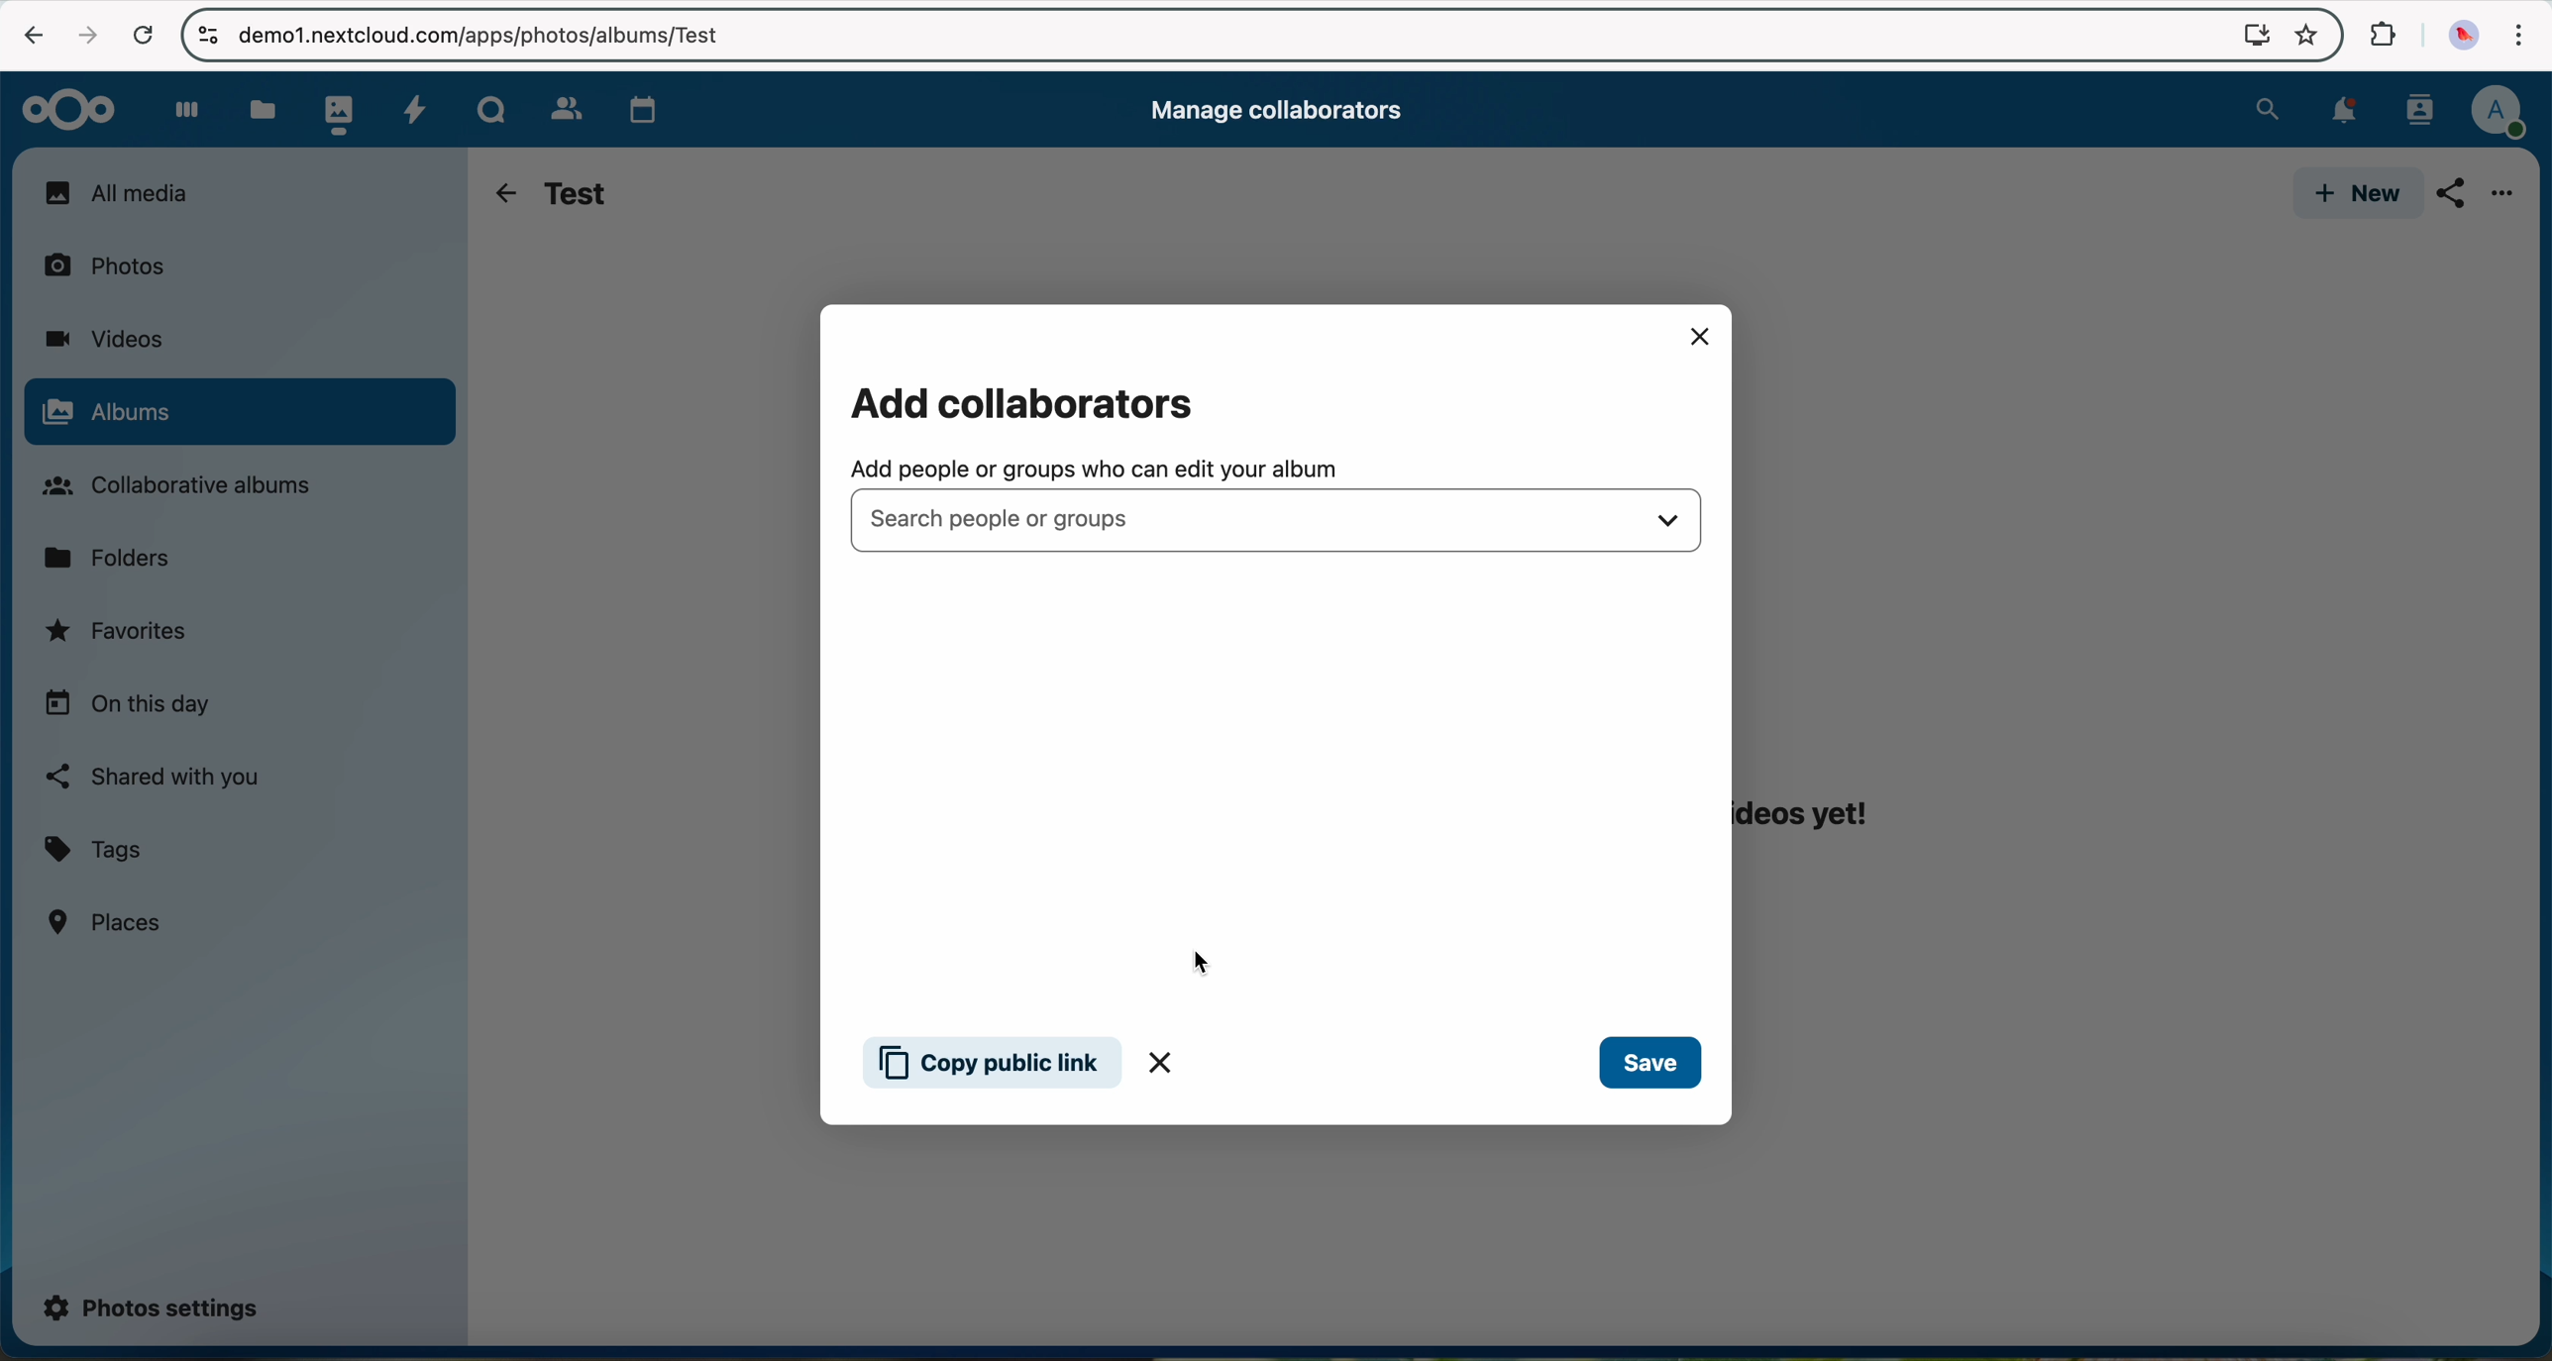  What do you see at coordinates (2267, 106) in the screenshot?
I see `search` at bounding box center [2267, 106].